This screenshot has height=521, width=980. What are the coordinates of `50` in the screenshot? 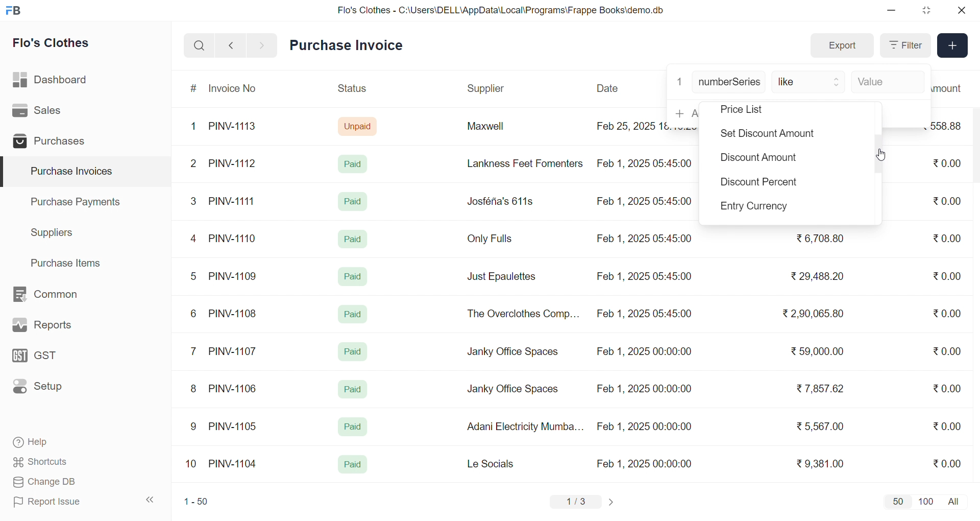 It's located at (897, 501).